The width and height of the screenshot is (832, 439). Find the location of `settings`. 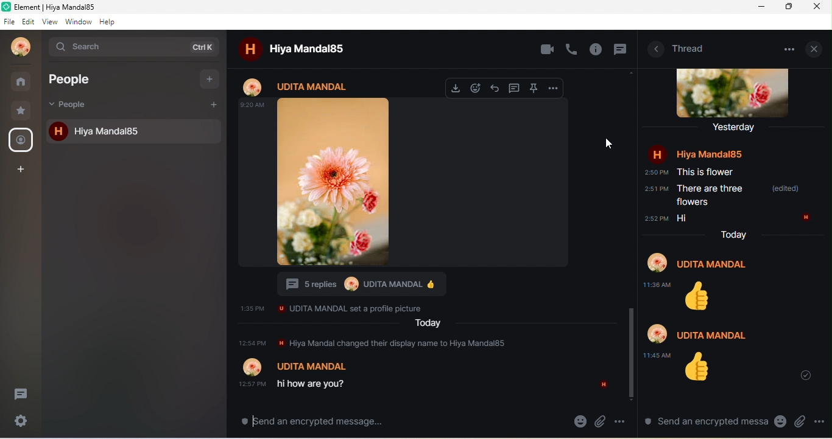

settings is located at coordinates (21, 422).